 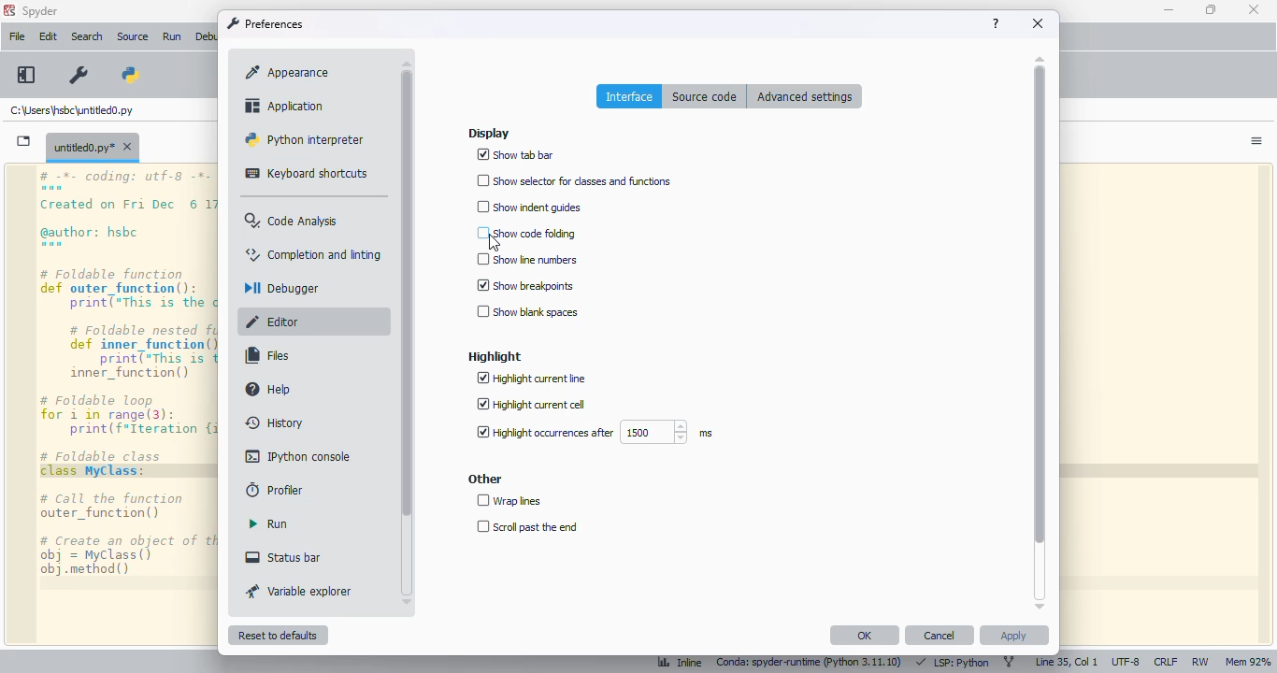 I want to click on inline, so click(x=672, y=664).